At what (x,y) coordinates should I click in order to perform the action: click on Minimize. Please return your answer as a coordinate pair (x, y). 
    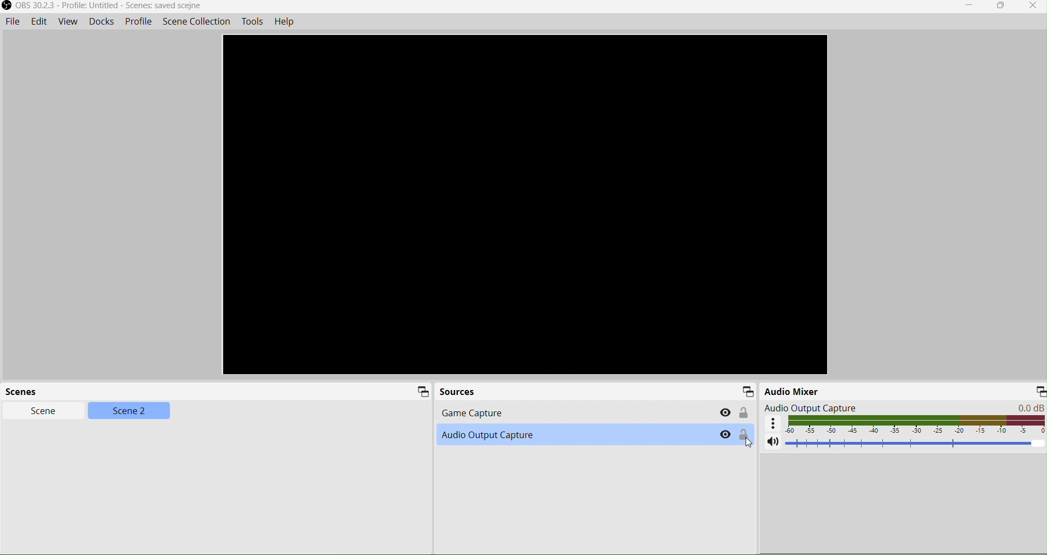
    Looking at the image, I should click on (970, 9).